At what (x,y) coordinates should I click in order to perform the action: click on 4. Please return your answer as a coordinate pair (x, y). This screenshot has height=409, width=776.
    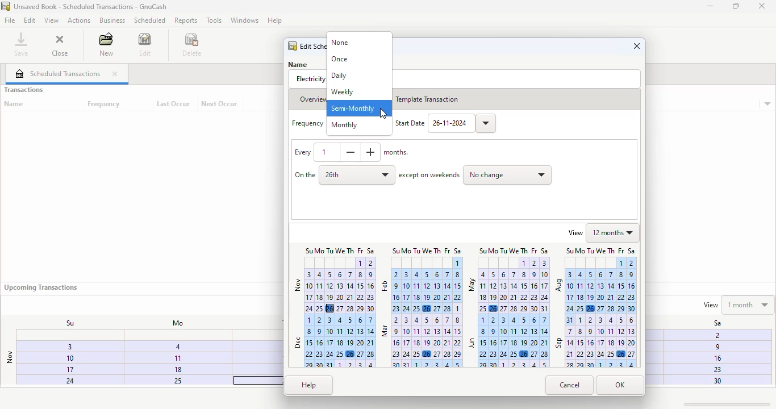
    Looking at the image, I should click on (177, 346).